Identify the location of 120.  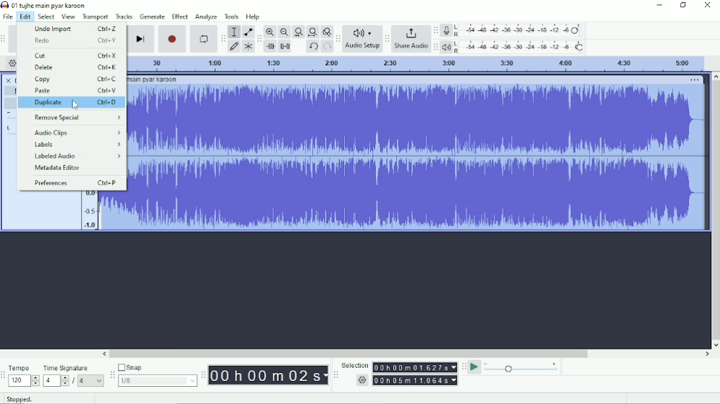
(24, 381).